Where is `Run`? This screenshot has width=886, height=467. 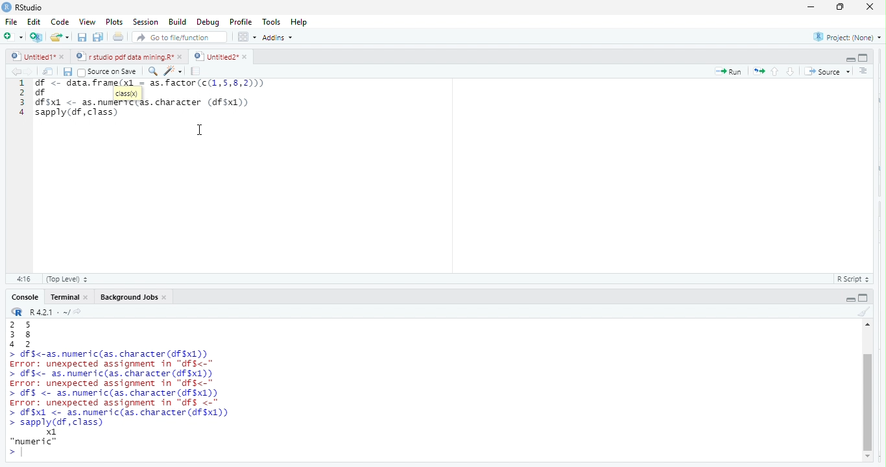
Run is located at coordinates (727, 73).